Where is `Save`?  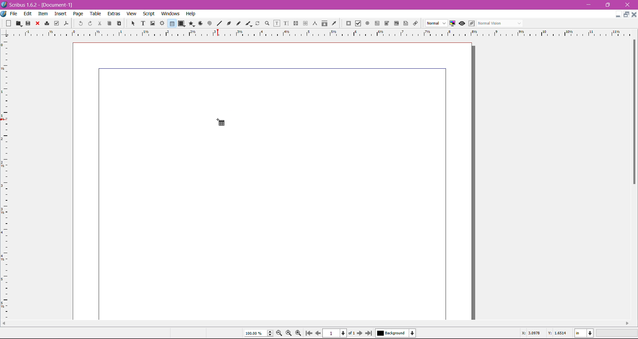
Save is located at coordinates (28, 23).